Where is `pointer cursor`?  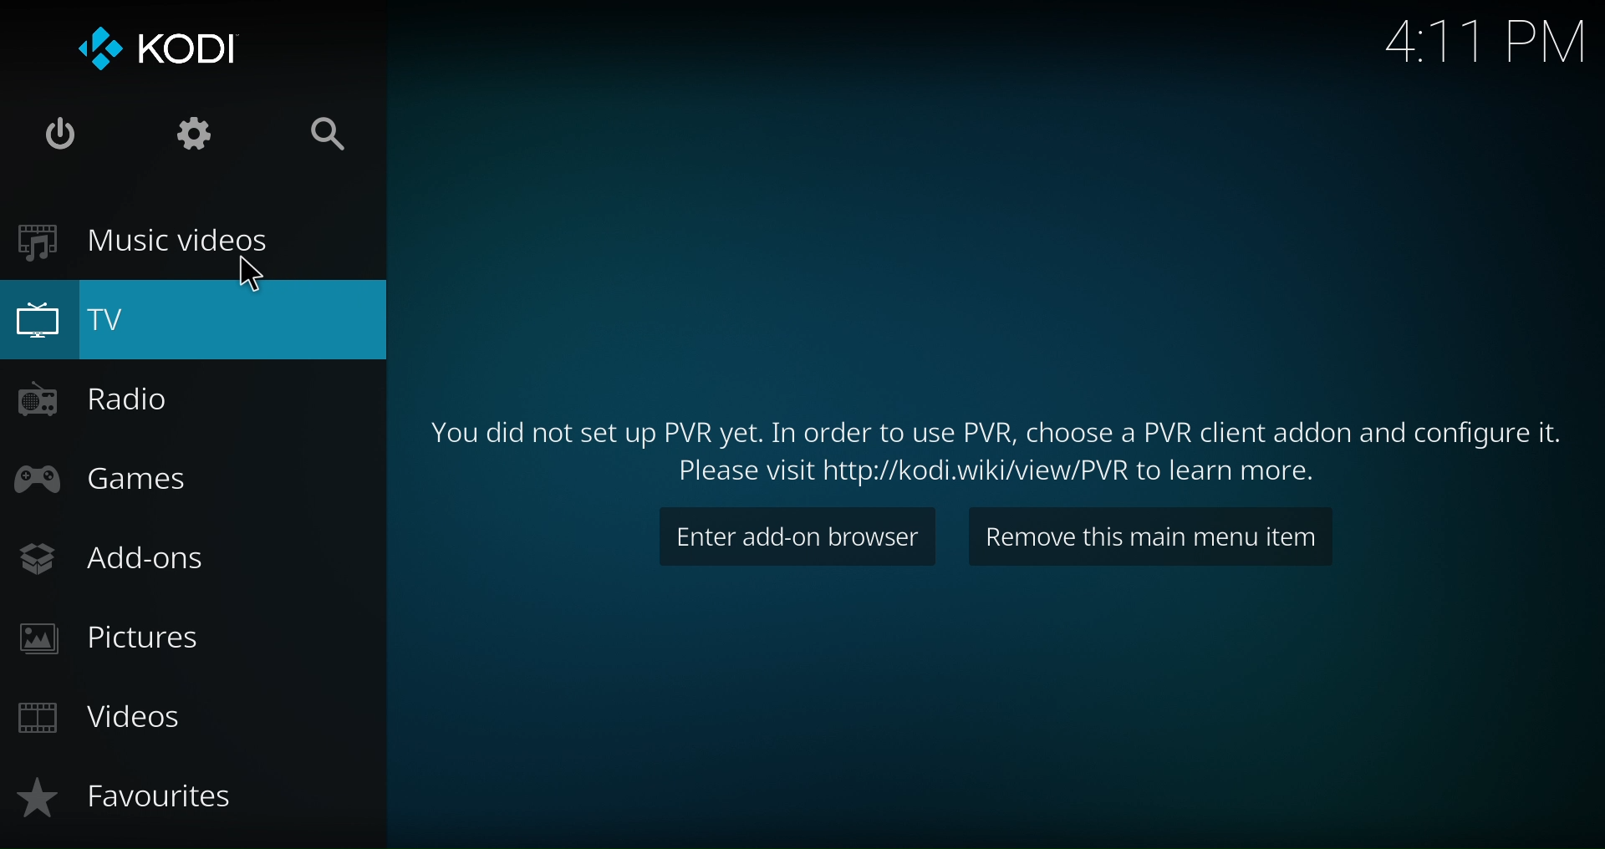
pointer cursor is located at coordinates (255, 279).